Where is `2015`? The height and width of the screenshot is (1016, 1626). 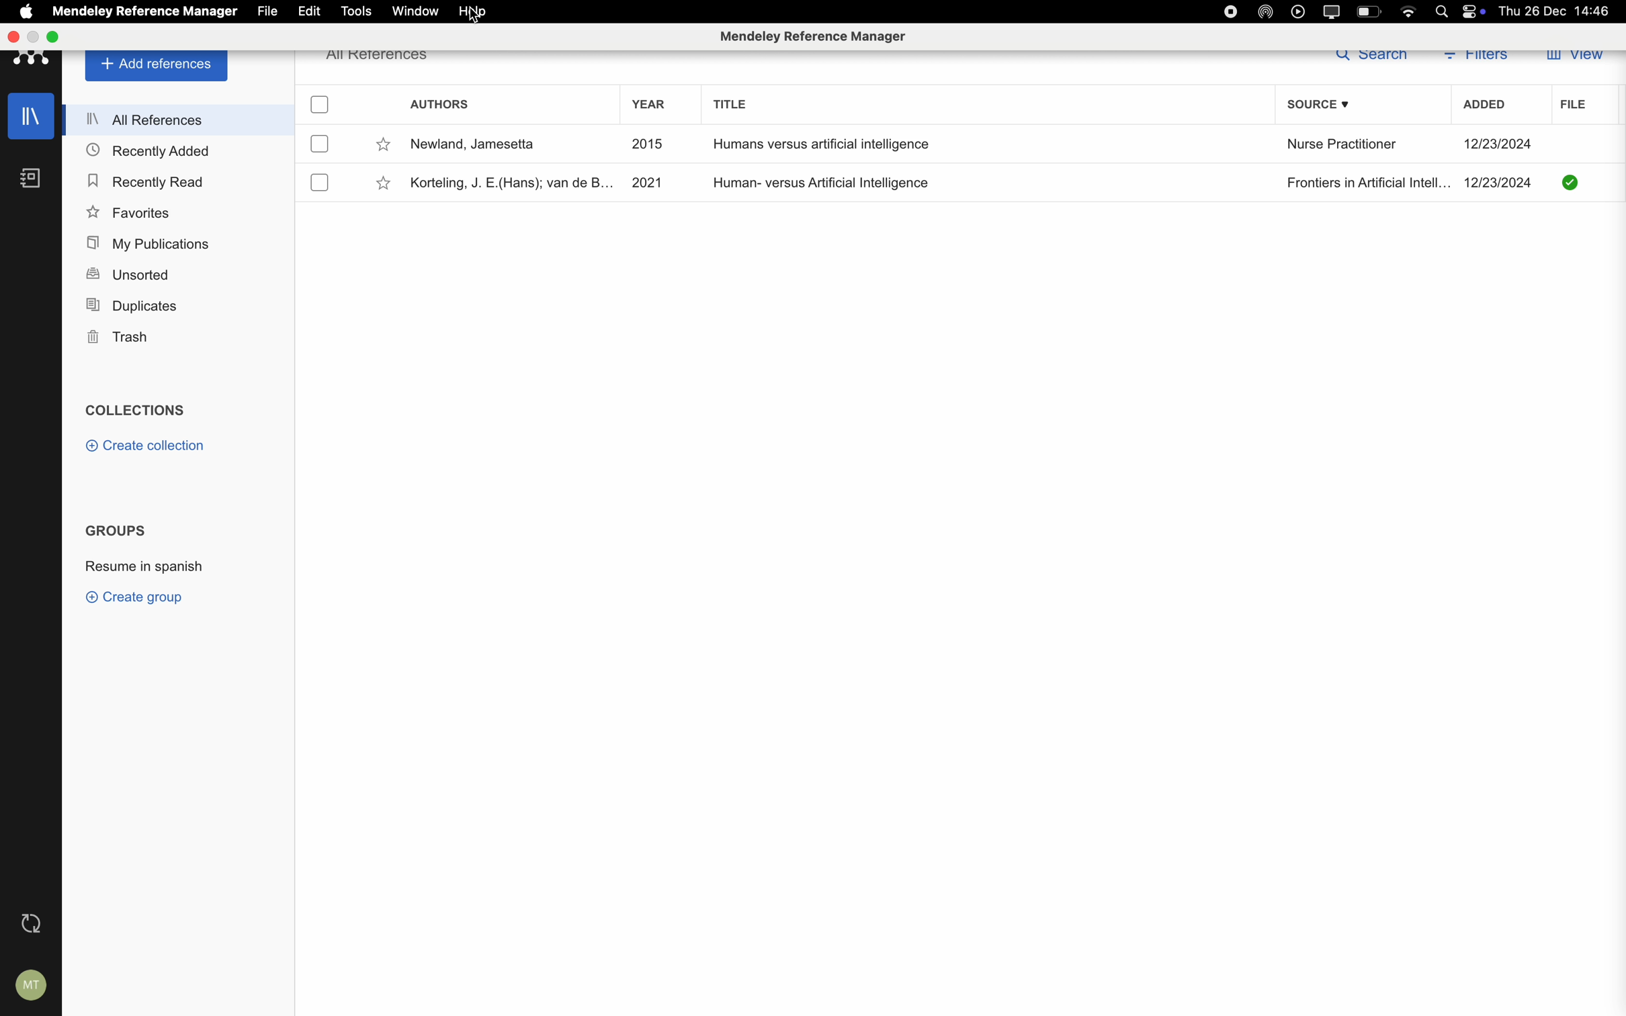 2015 is located at coordinates (652, 144).